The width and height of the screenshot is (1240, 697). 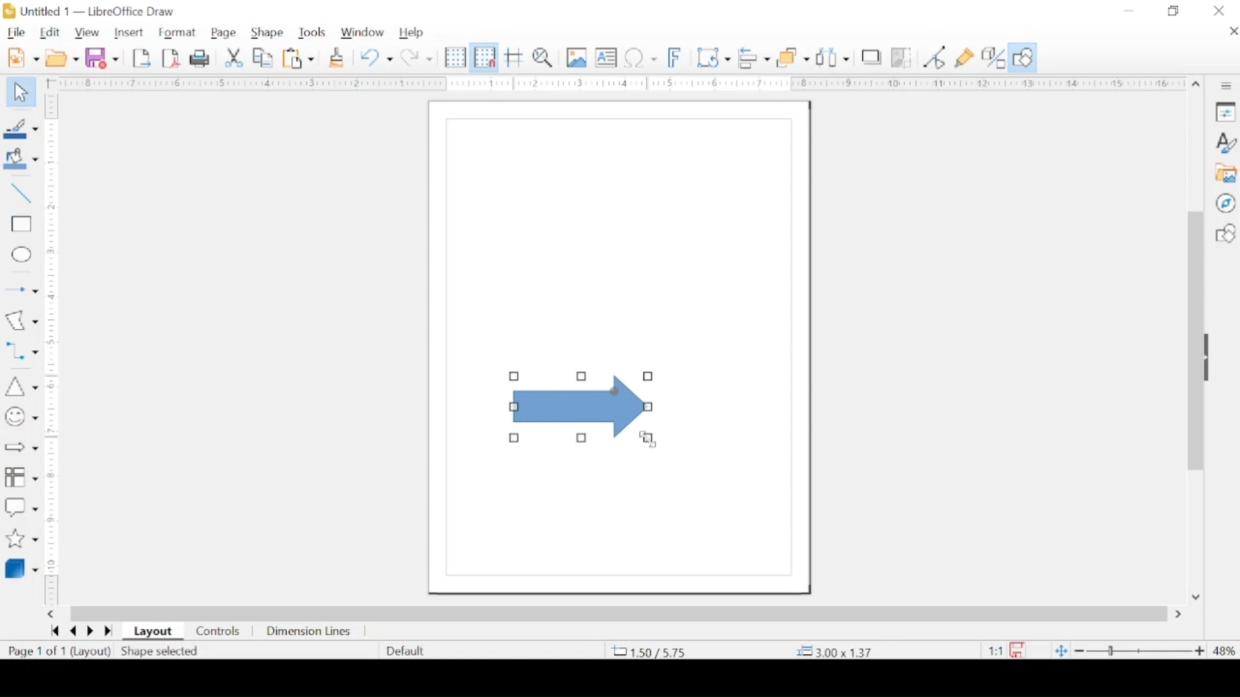 What do you see at coordinates (336, 57) in the screenshot?
I see `clone formatting` at bounding box center [336, 57].